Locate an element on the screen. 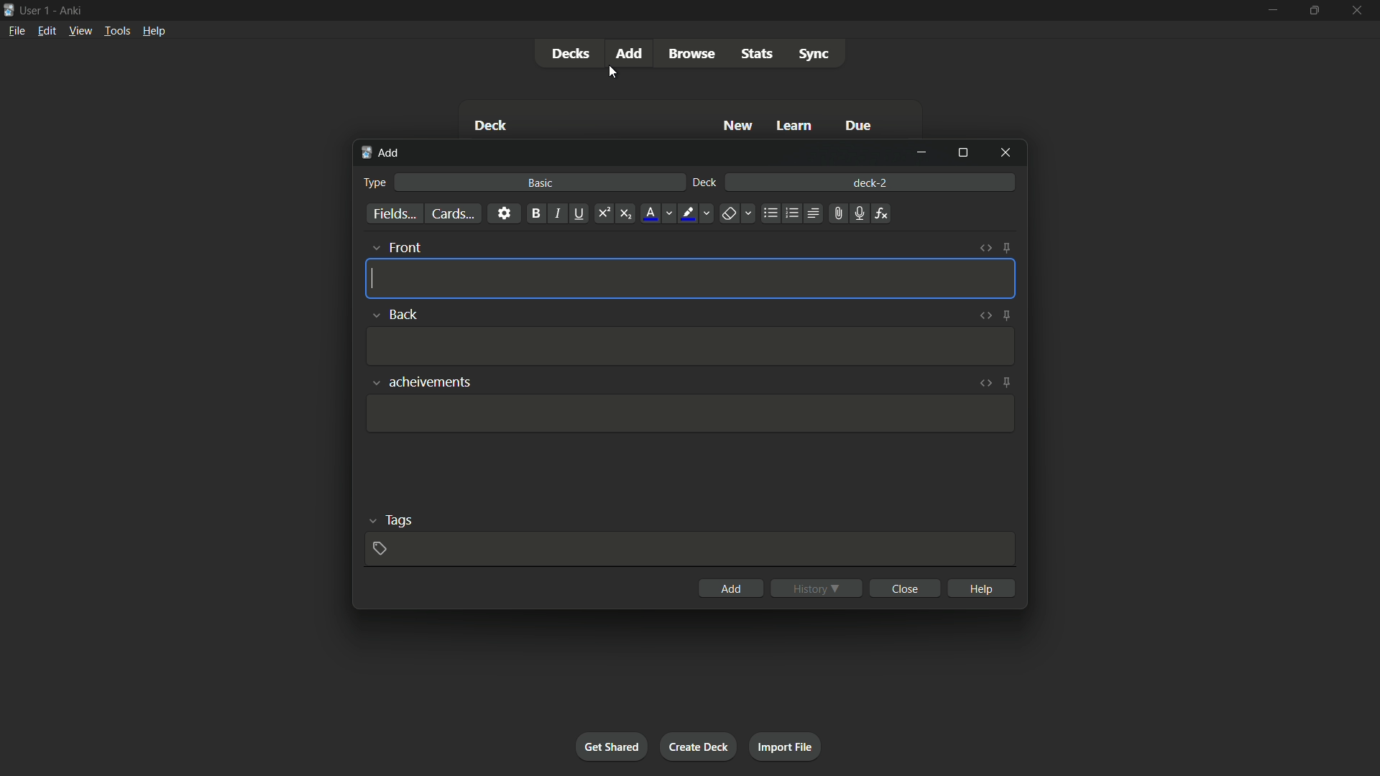 The height and width of the screenshot is (776, 1380). text highlight is located at coordinates (698, 215).